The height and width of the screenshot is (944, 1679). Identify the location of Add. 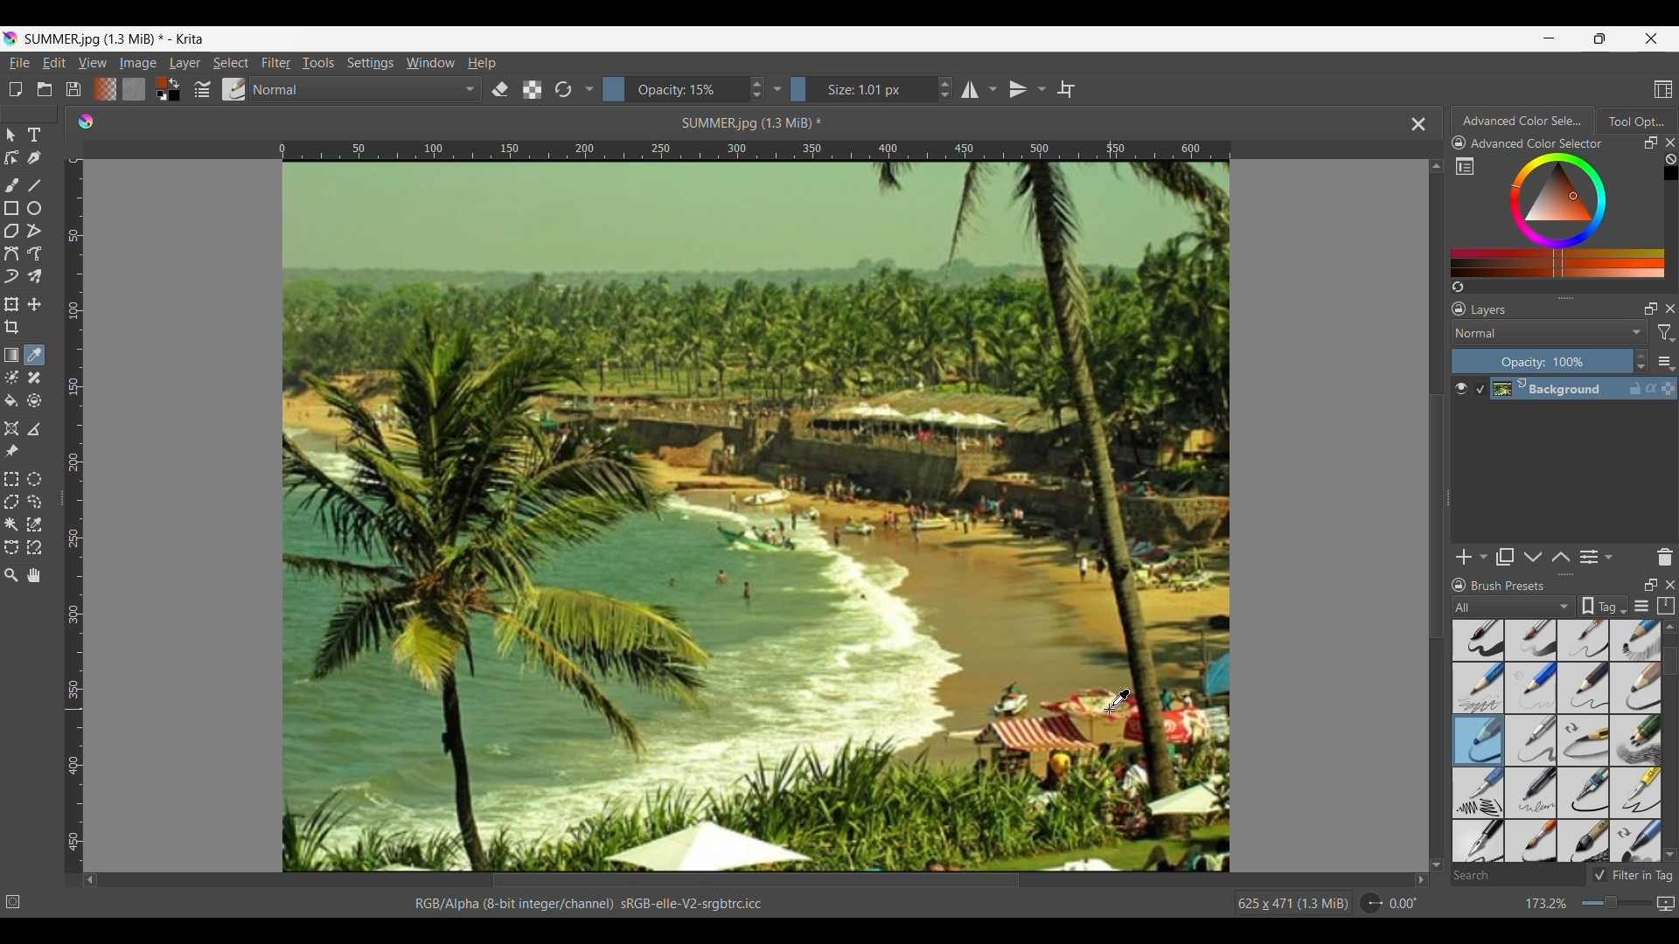
(1464, 557).